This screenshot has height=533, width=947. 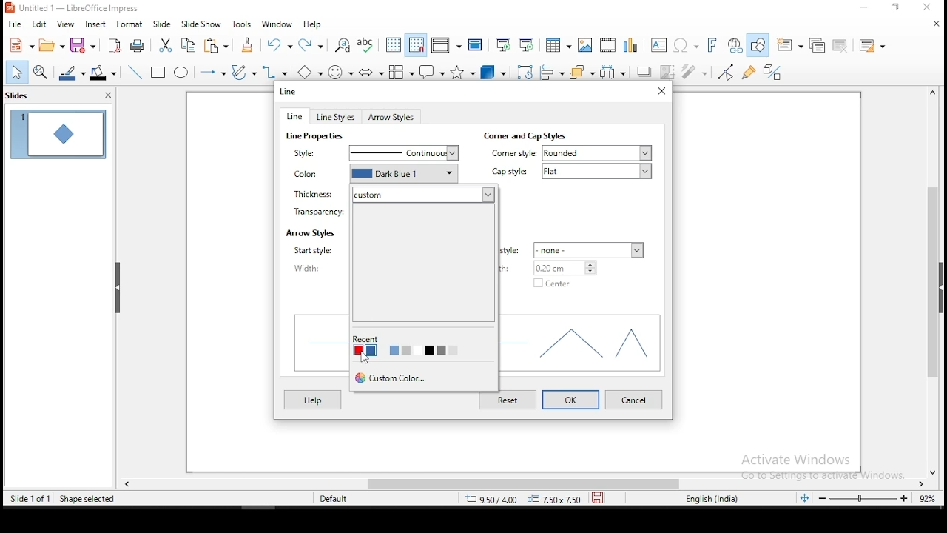 I want to click on custom, so click(x=425, y=195).